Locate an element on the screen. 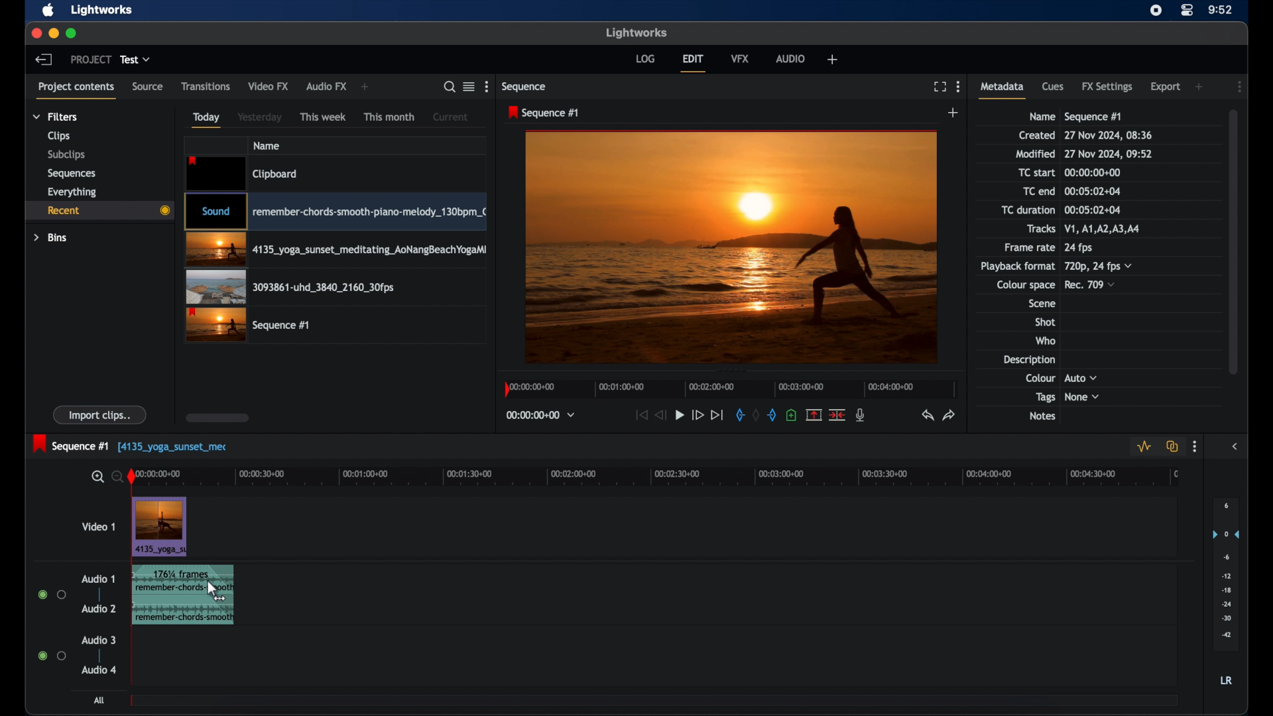 The image size is (1273, 716). tracks is located at coordinates (1107, 229).